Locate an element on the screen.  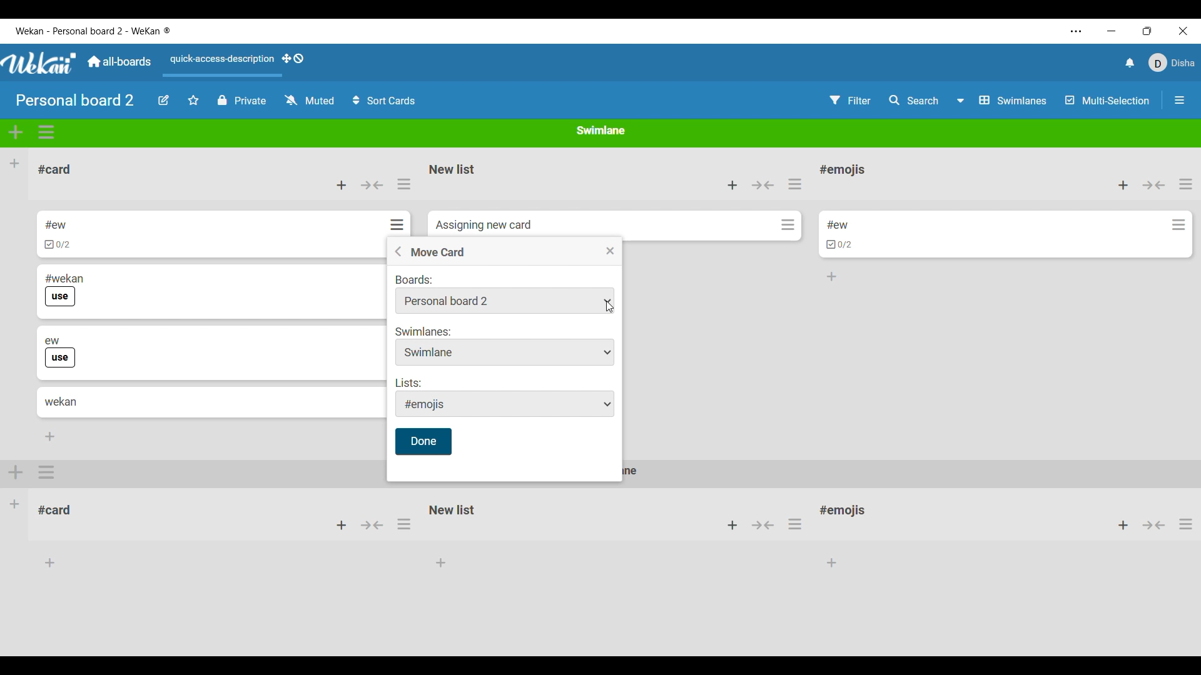
Change tab dimension is located at coordinates (1147, 31).